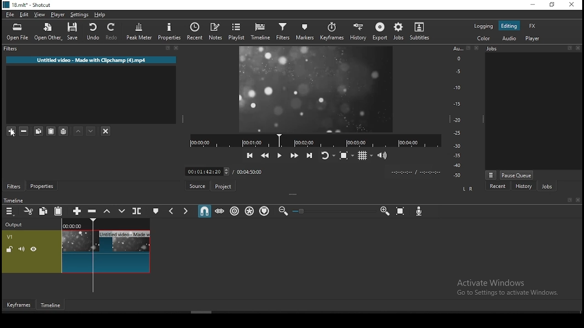  What do you see at coordinates (93, 211) in the screenshot?
I see `ripple delete` at bounding box center [93, 211].